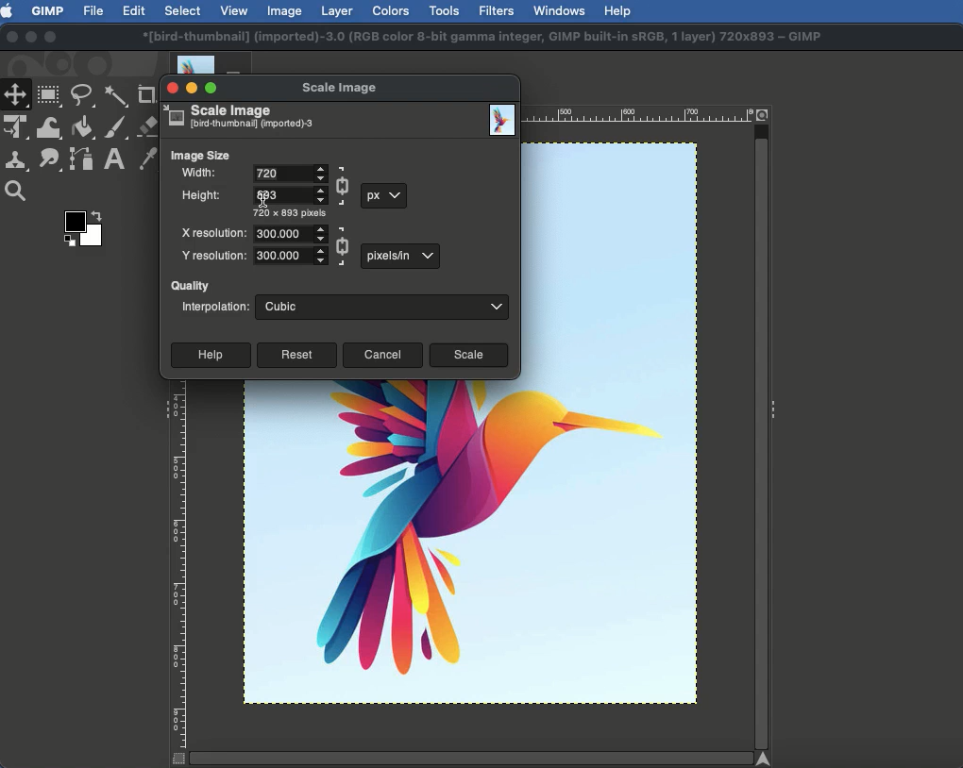 The height and width of the screenshot is (768, 963). What do you see at coordinates (499, 116) in the screenshot?
I see `Image` at bounding box center [499, 116].